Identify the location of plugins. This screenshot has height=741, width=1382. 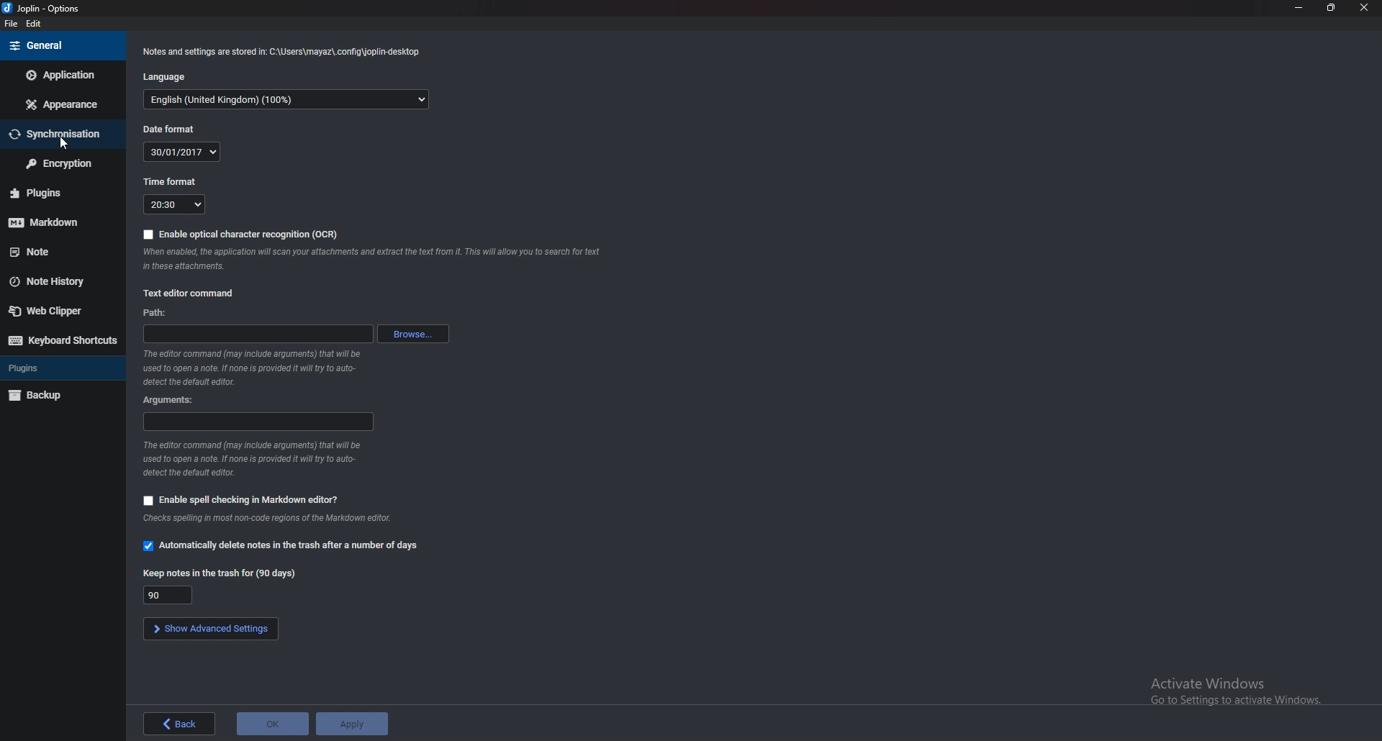
(54, 192).